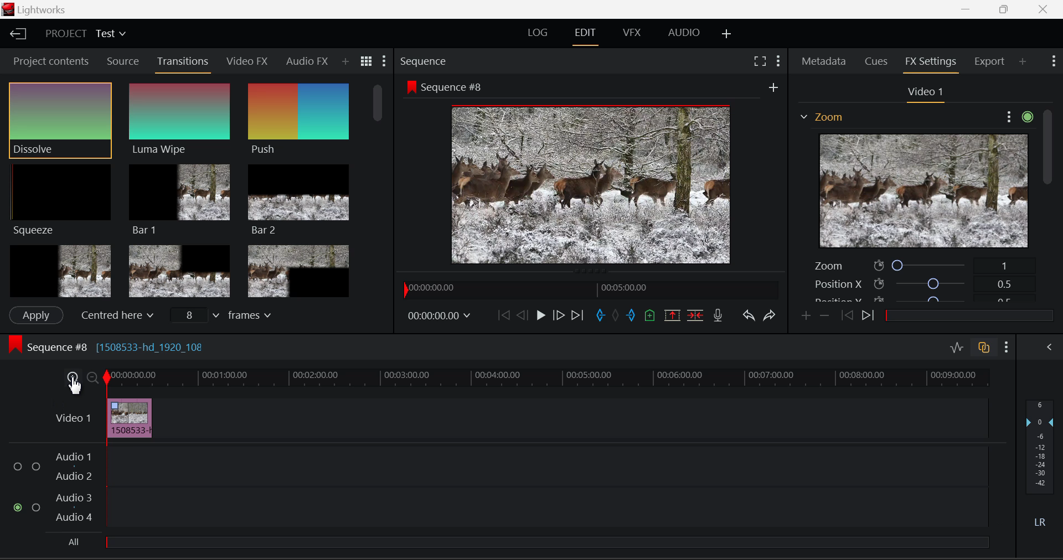 The width and height of the screenshot is (1063, 560). Describe the element at coordinates (968, 9) in the screenshot. I see `Restore Down` at that location.